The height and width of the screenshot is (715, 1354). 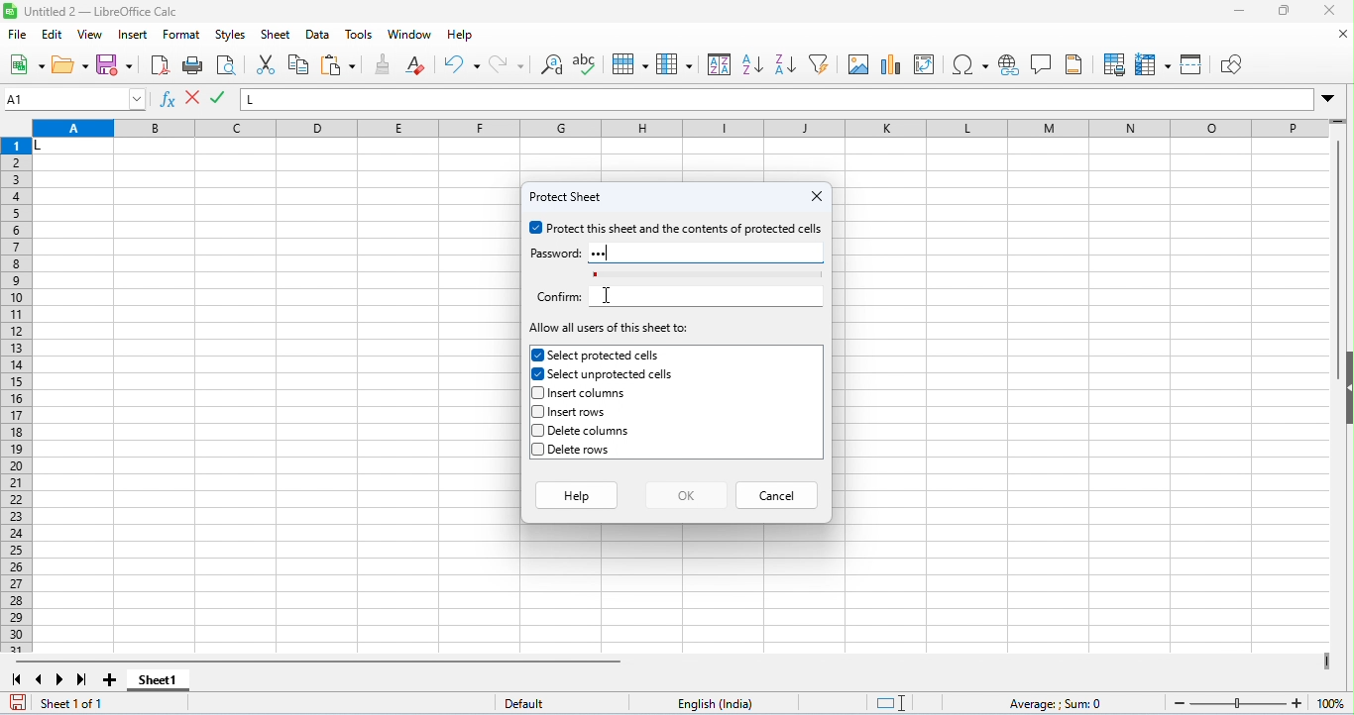 I want to click on reject, so click(x=219, y=98).